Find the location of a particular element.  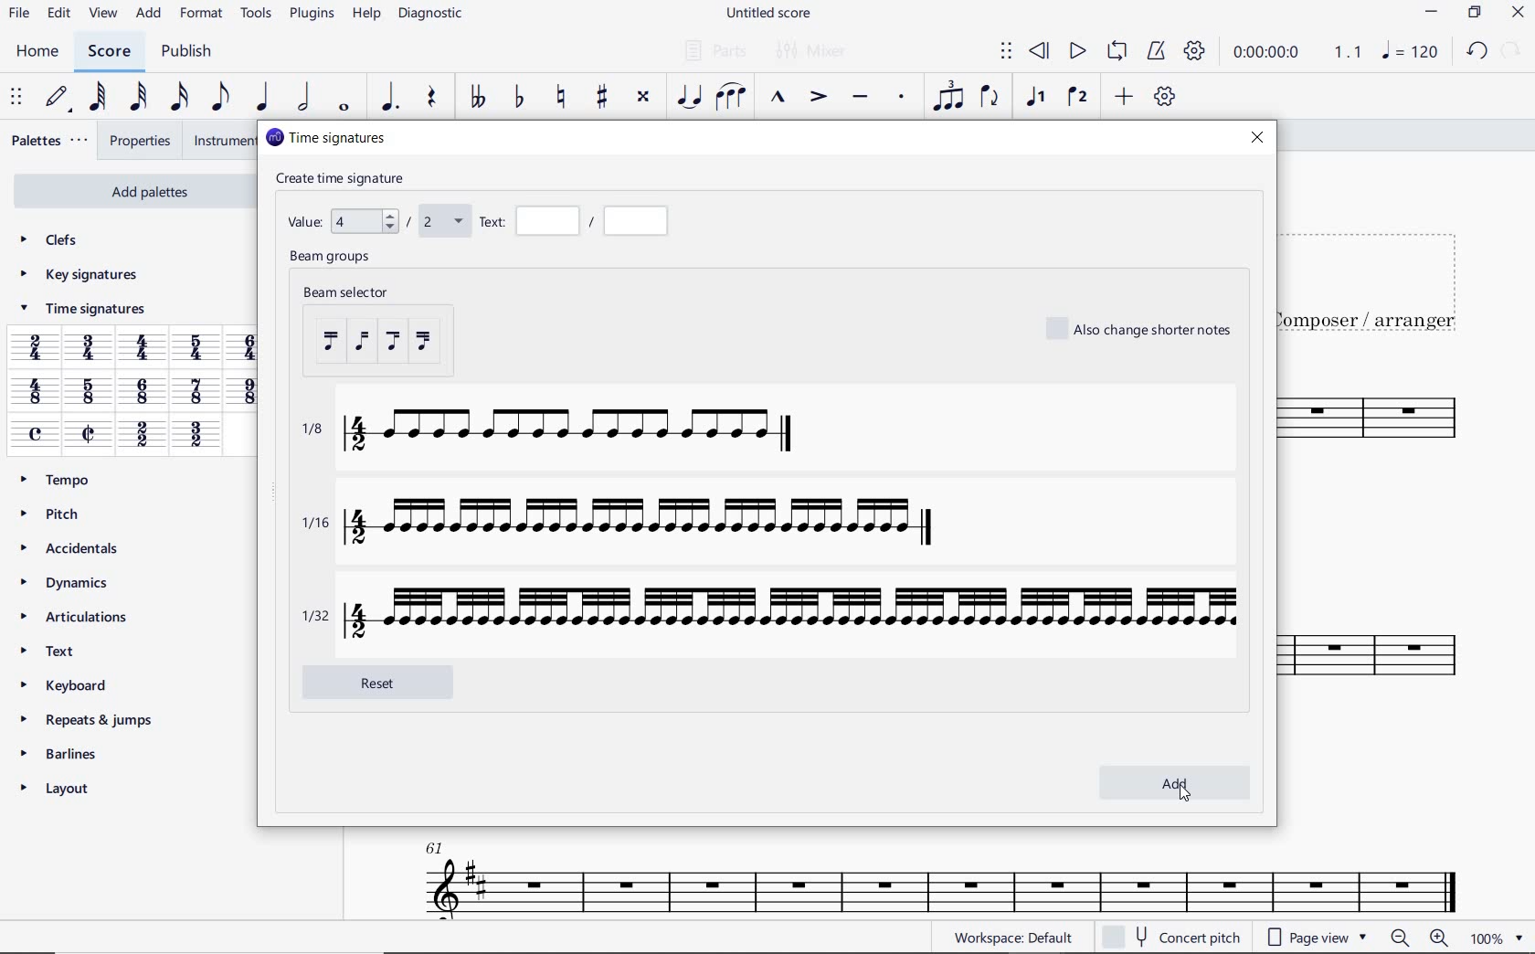

MINIMIZE is located at coordinates (1432, 12).